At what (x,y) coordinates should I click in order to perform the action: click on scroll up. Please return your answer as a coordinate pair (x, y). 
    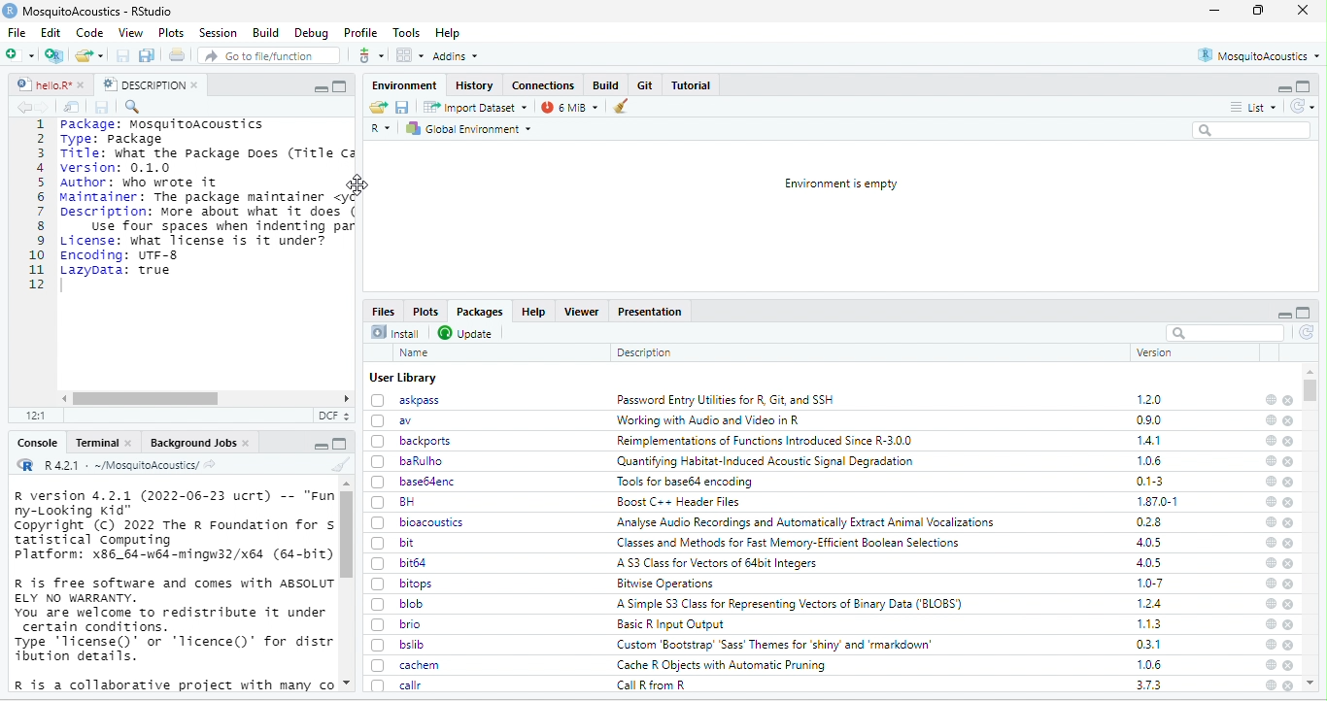
    Looking at the image, I should click on (347, 483).